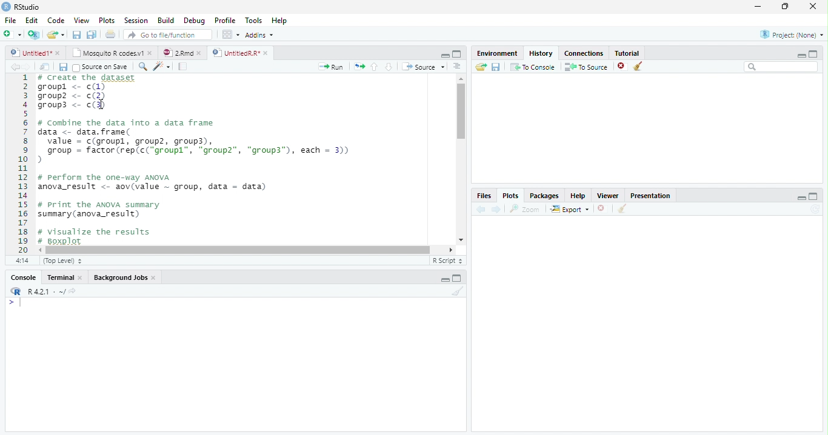 This screenshot has height=435, width=828. What do you see at coordinates (36, 53) in the screenshot?
I see `Untitled` at bounding box center [36, 53].